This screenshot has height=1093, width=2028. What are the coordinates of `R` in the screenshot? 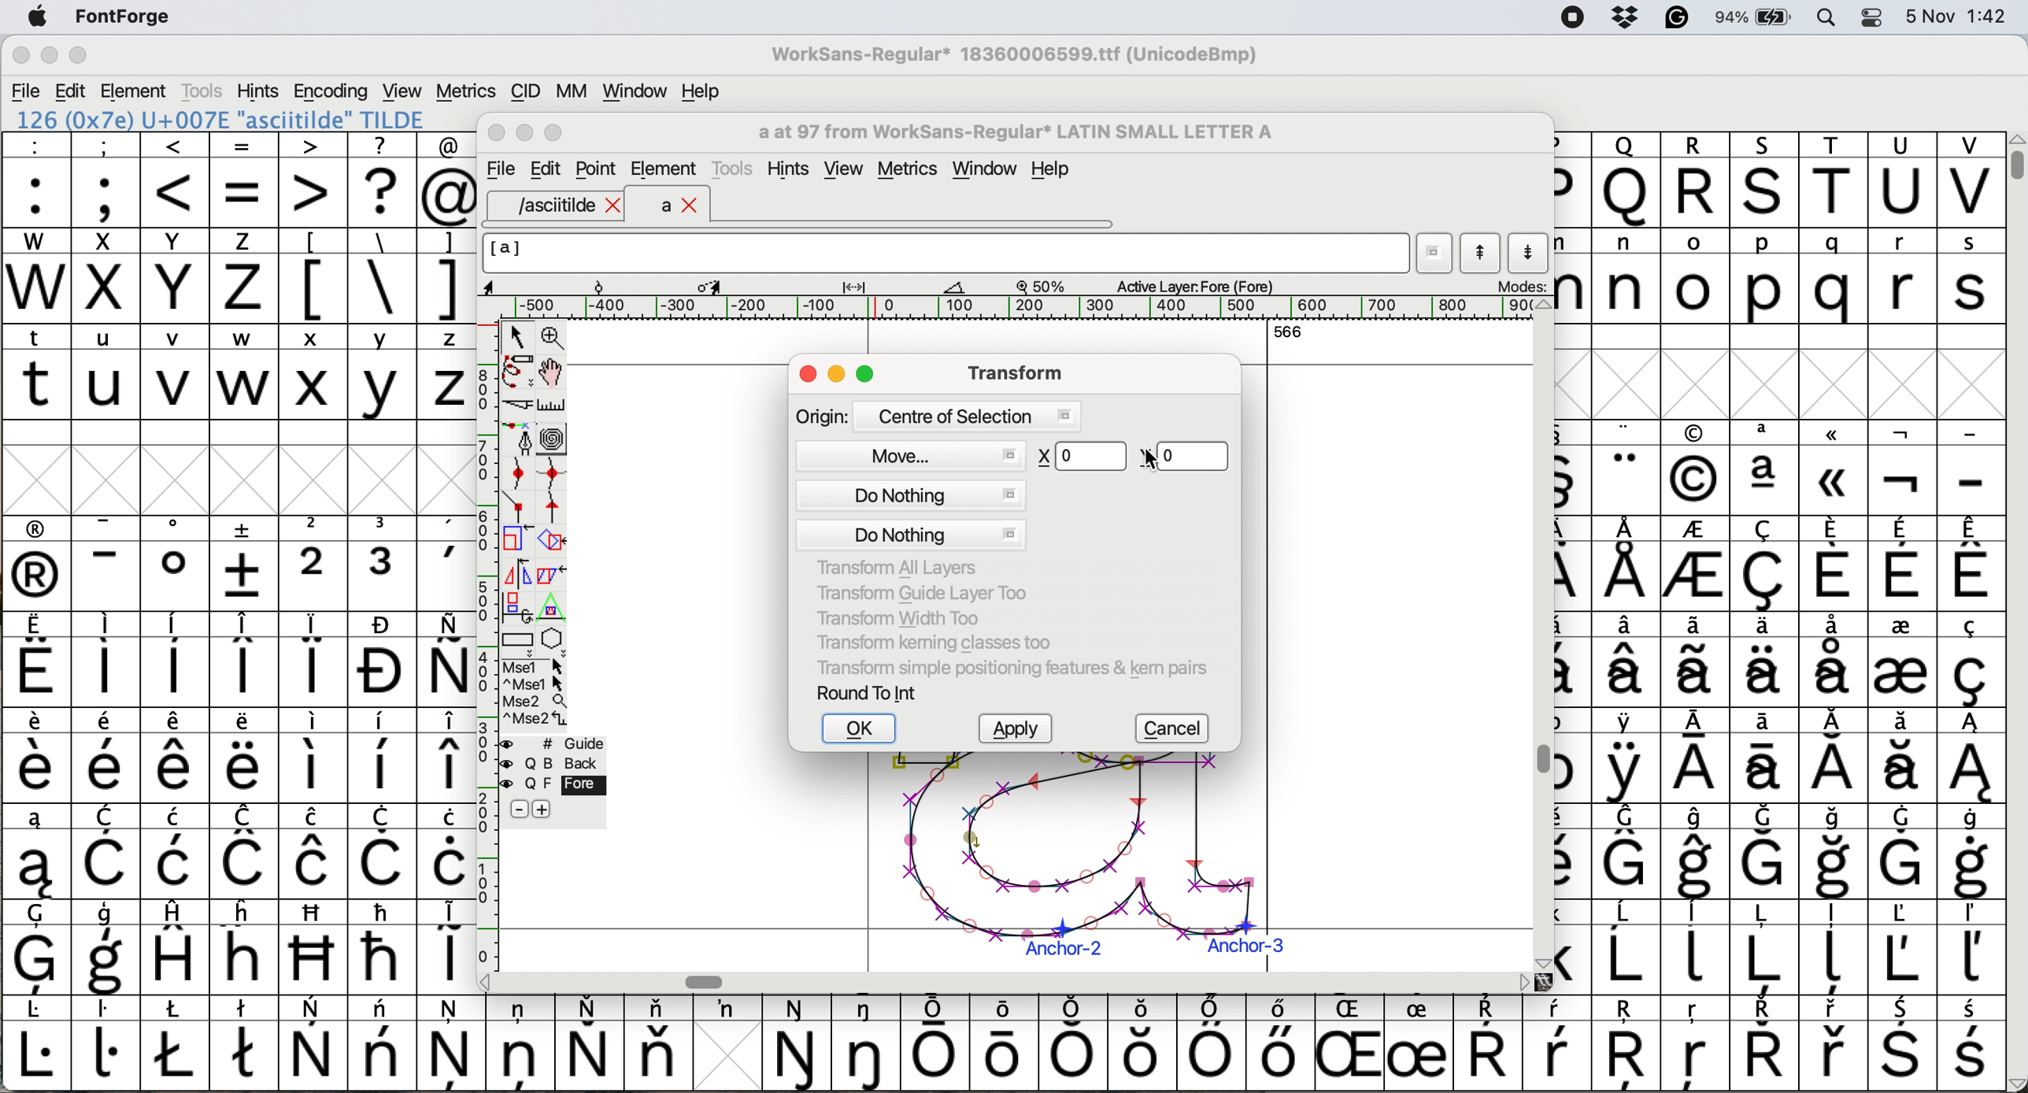 It's located at (1695, 180).